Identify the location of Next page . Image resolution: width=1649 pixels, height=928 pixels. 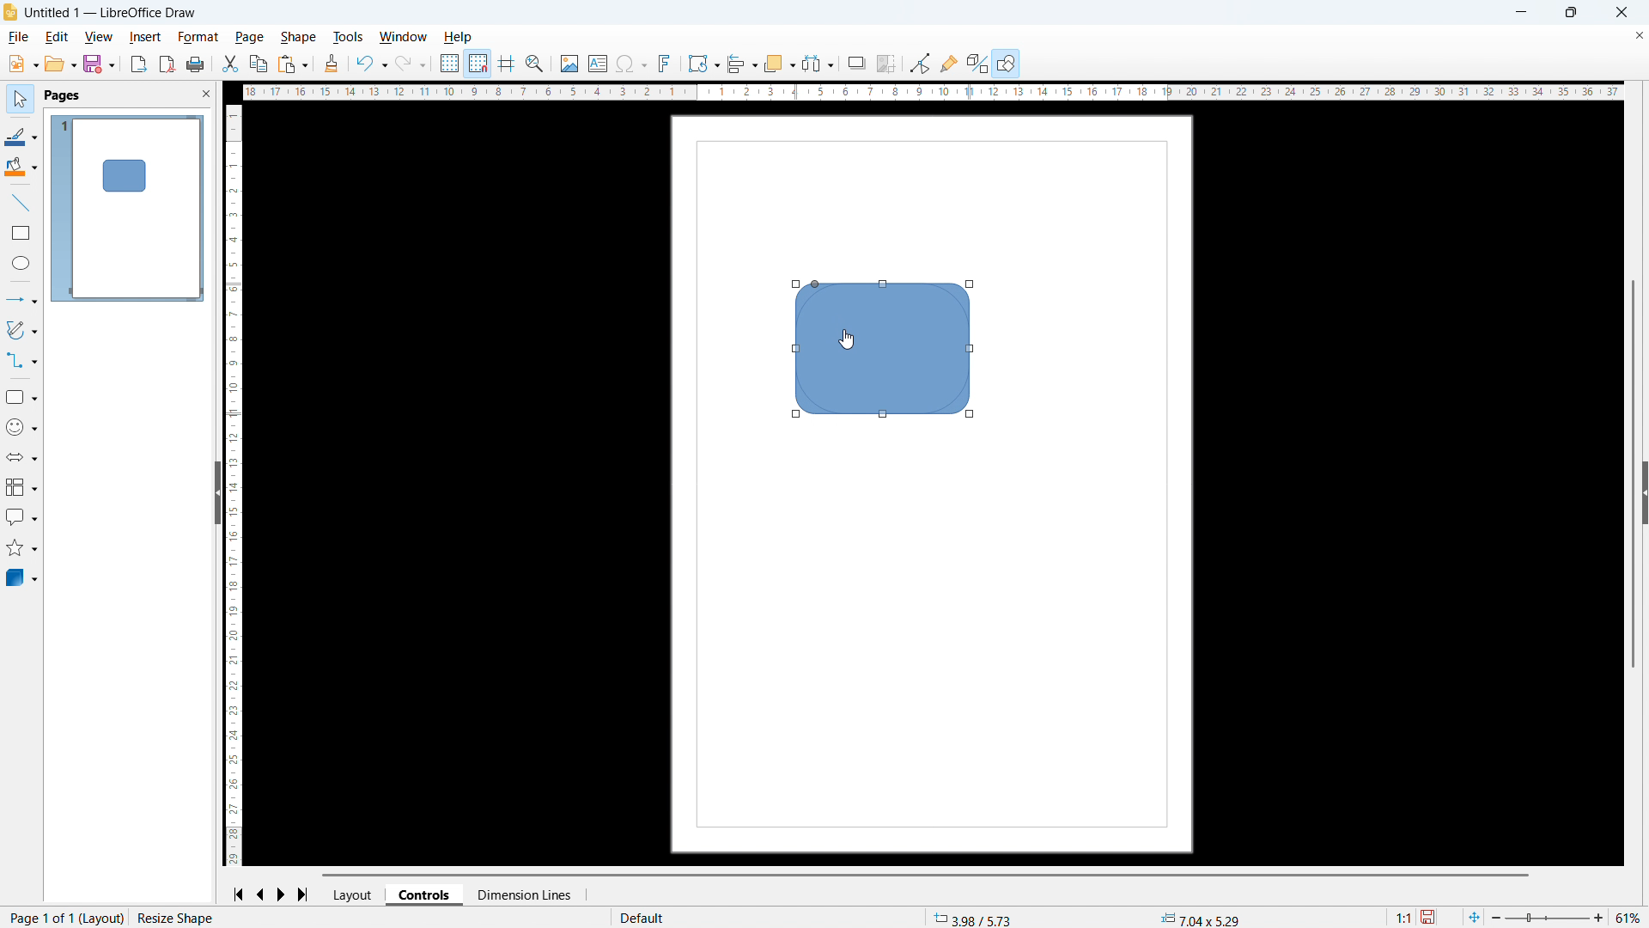
(283, 895).